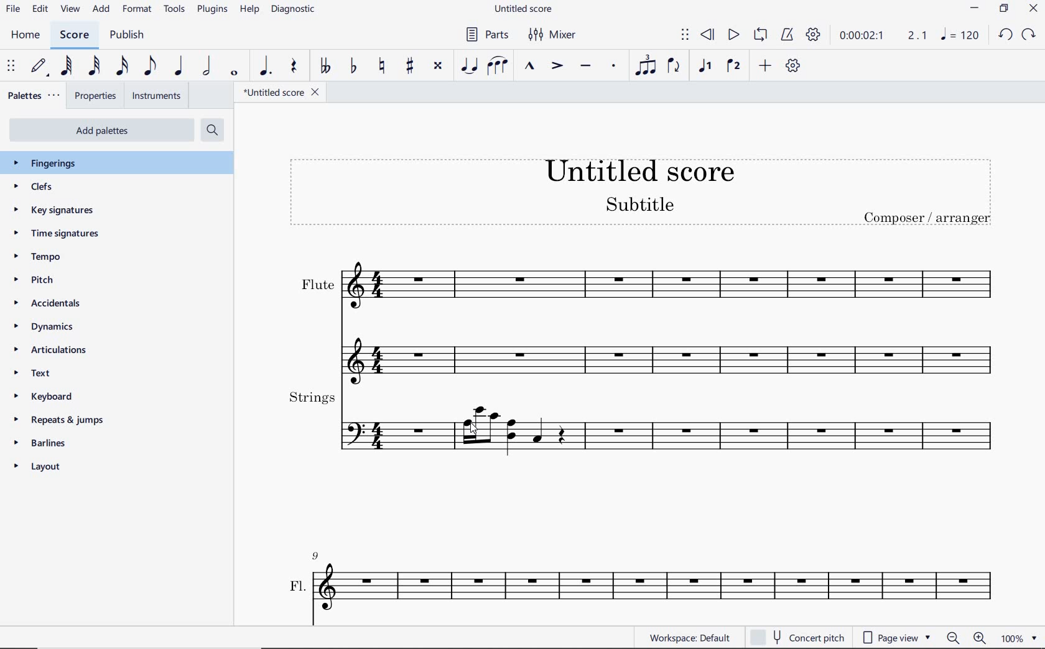  What do you see at coordinates (295, 10) in the screenshot?
I see `diagnostic` at bounding box center [295, 10].